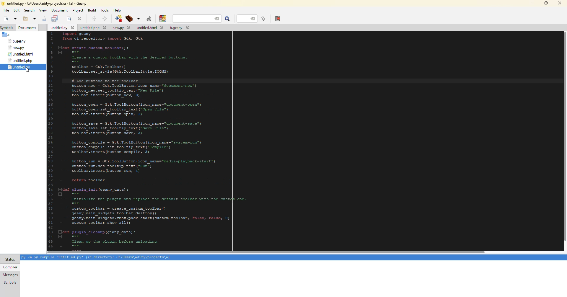 This screenshot has width=567, height=297. What do you see at coordinates (117, 19) in the screenshot?
I see `build` at bounding box center [117, 19].